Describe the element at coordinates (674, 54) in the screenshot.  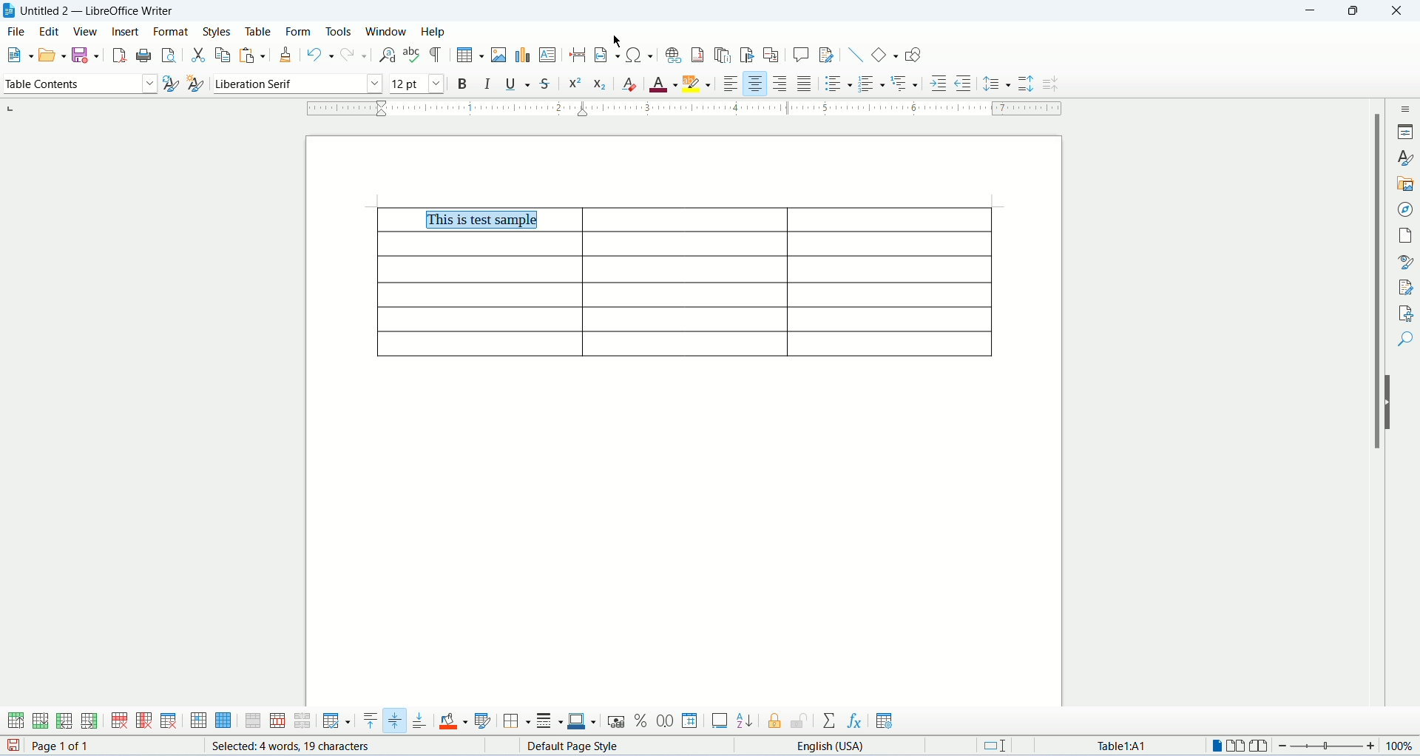
I see `insert hyperlink` at that location.